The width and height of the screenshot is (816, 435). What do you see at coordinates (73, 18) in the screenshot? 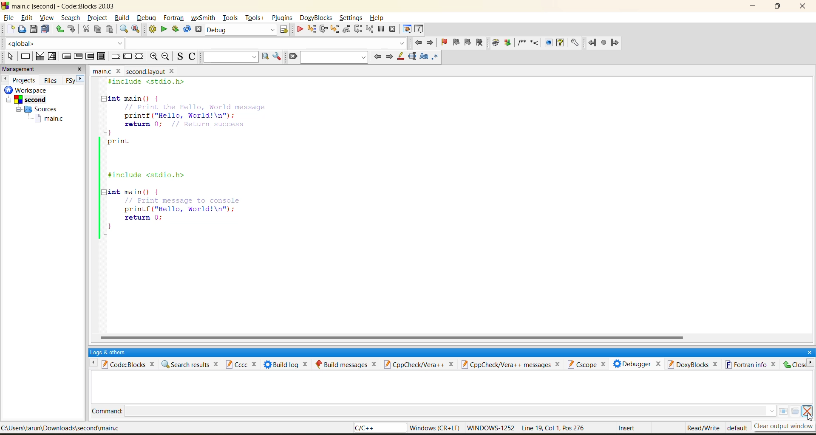
I see `search` at bounding box center [73, 18].